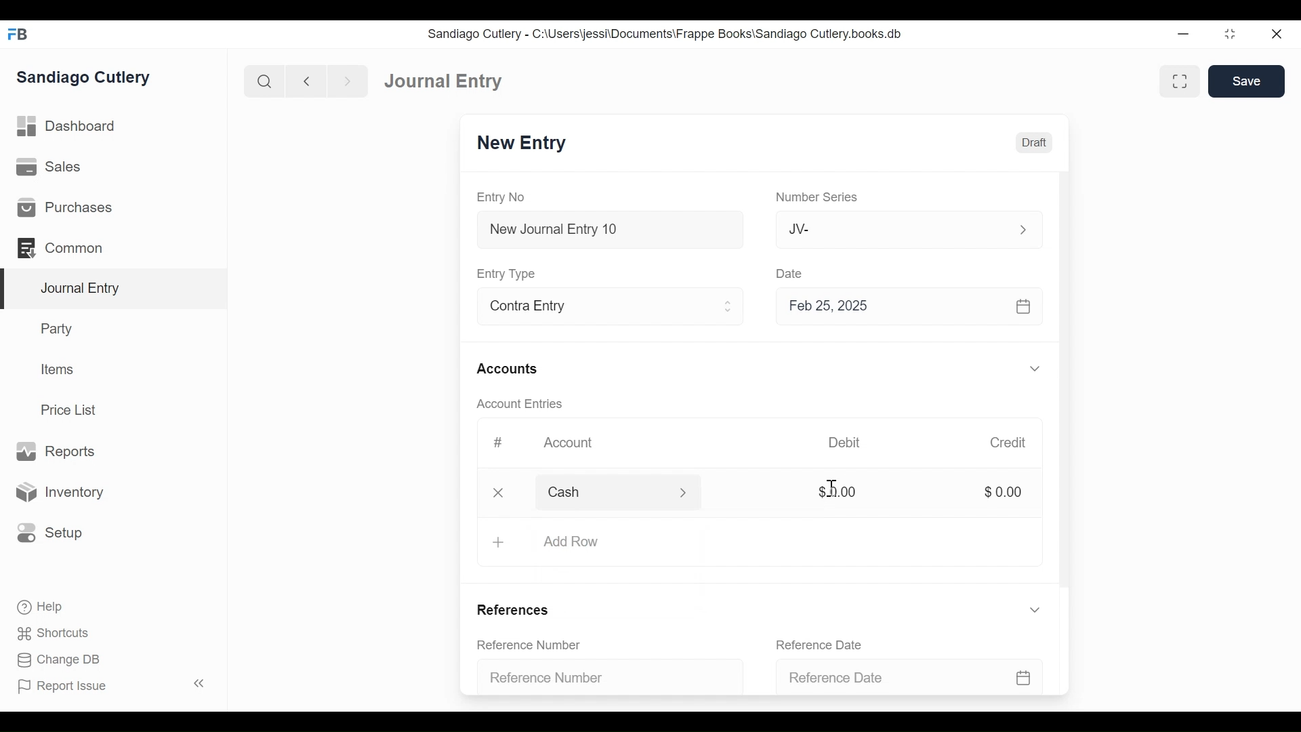 The height and width of the screenshot is (732, 1301). What do you see at coordinates (1011, 444) in the screenshot?
I see `Credit` at bounding box center [1011, 444].